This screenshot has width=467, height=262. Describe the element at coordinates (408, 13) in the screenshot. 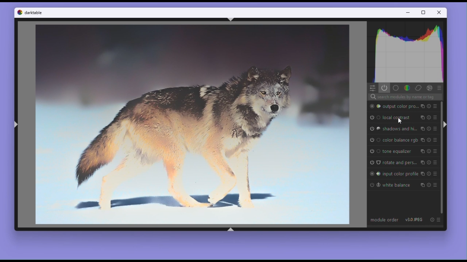

I see `Minimize` at that location.